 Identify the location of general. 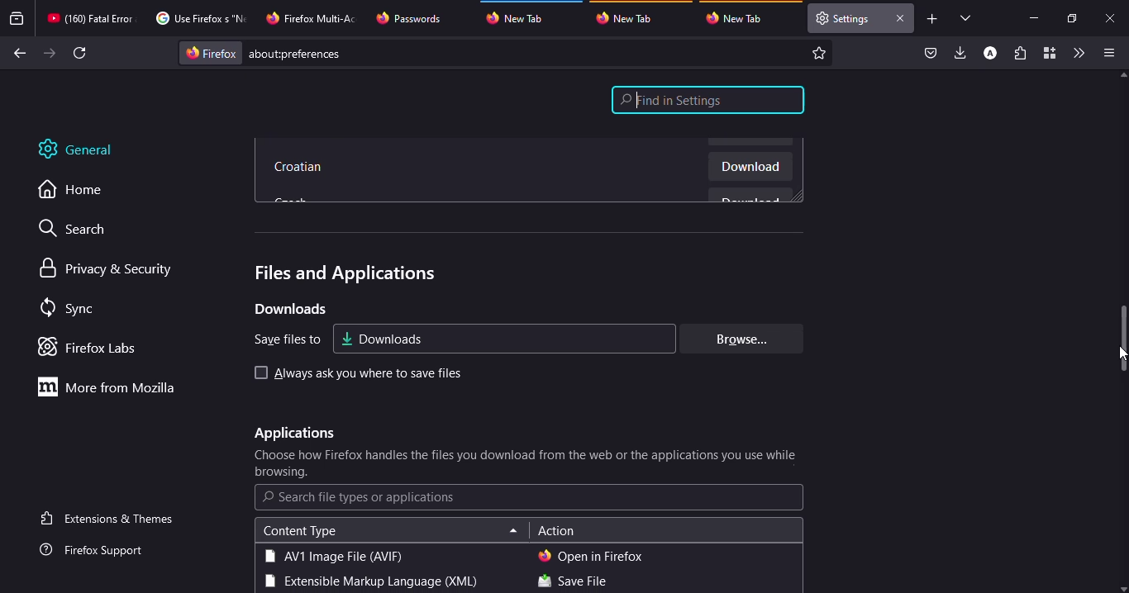
(87, 149).